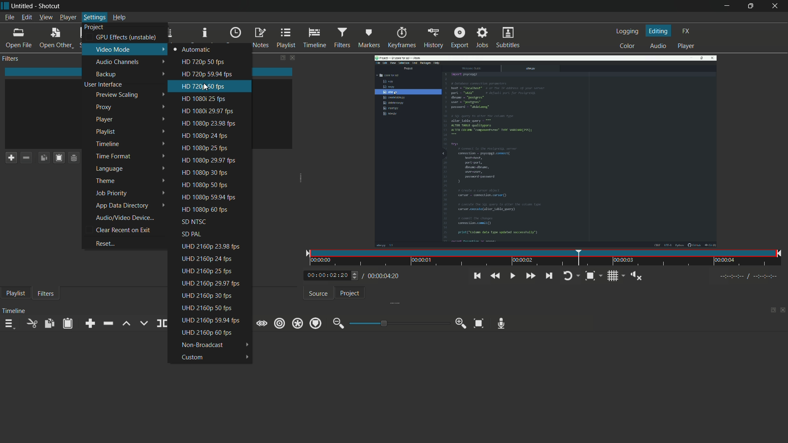 The image size is (788, 443). I want to click on close timeline, so click(783, 311).